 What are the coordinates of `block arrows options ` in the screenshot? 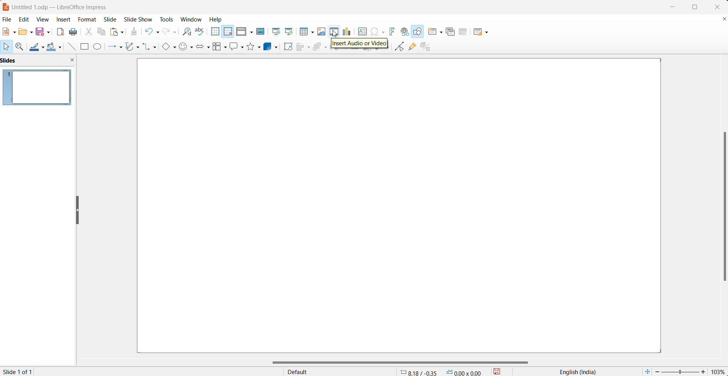 It's located at (210, 48).